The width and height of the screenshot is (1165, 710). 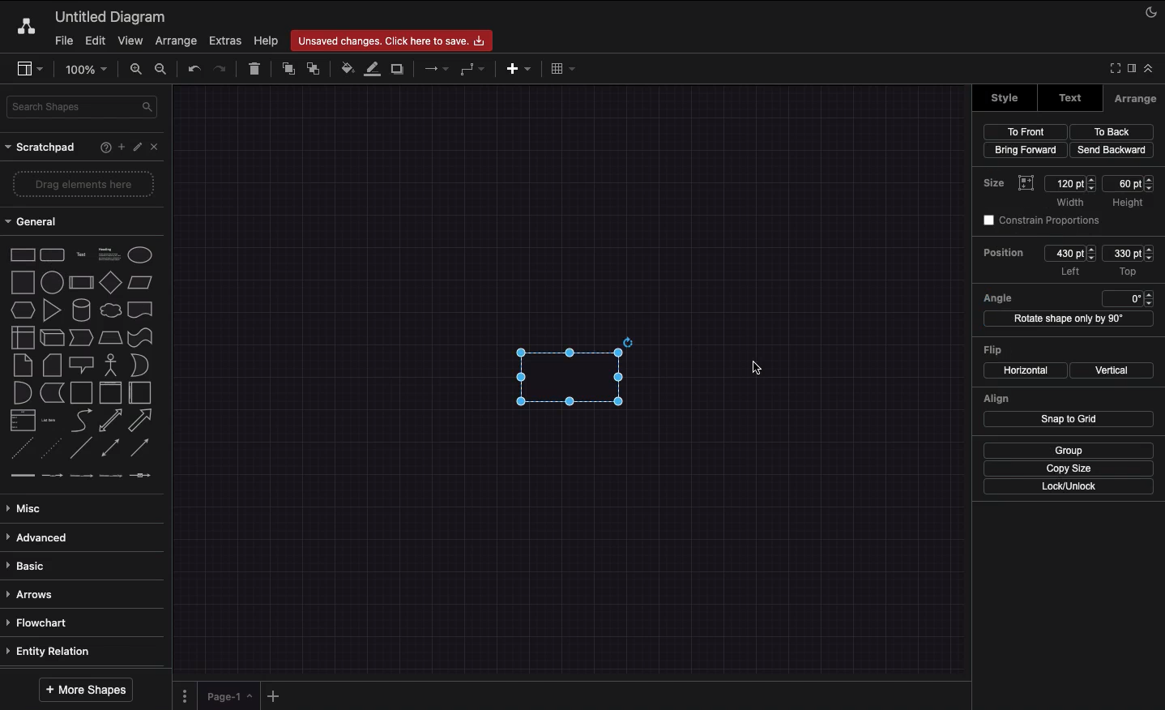 What do you see at coordinates (1146, 13) in the screenshot?
I see `Night mode on` at bounding box center [1146, 13].